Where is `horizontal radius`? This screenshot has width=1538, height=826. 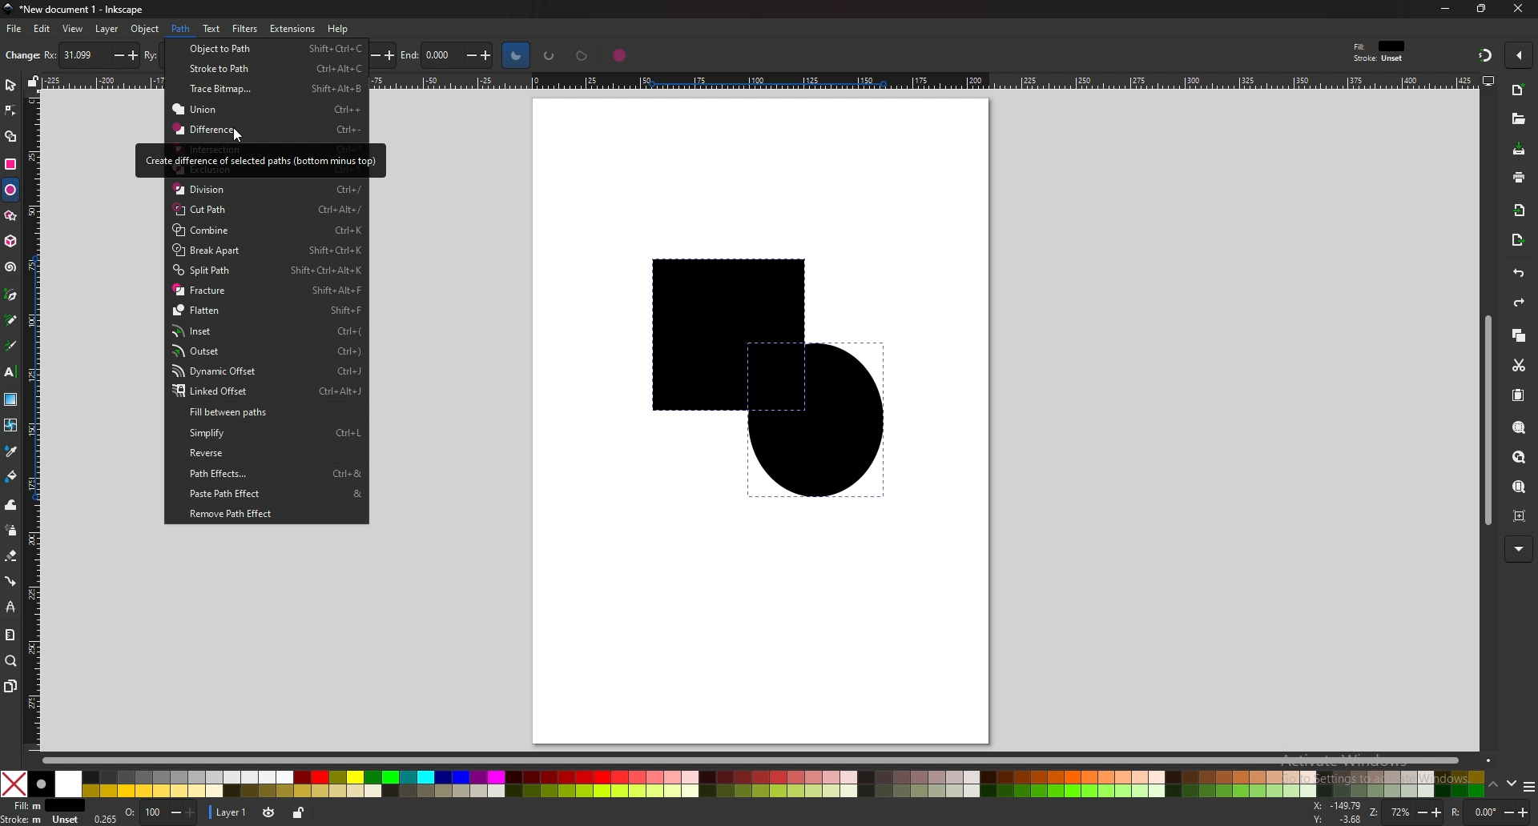
horizontal radius is located at coordinates (89, 54).